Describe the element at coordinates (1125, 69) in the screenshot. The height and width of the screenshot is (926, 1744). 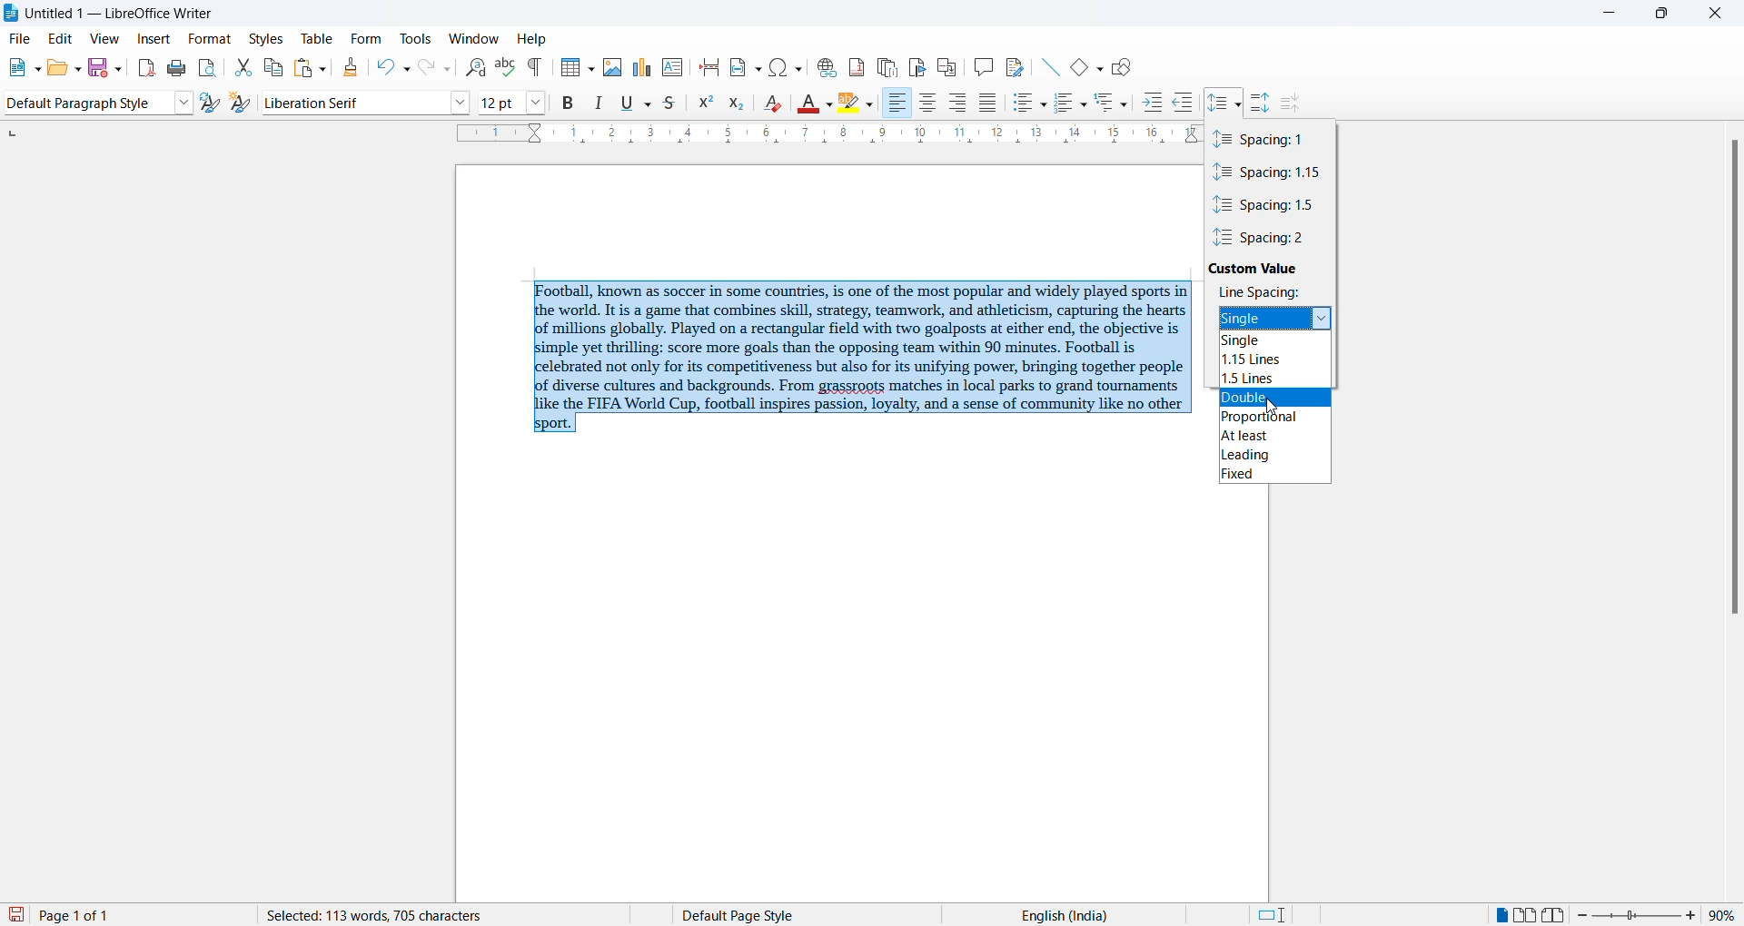
I see `show draw functions` at that location.